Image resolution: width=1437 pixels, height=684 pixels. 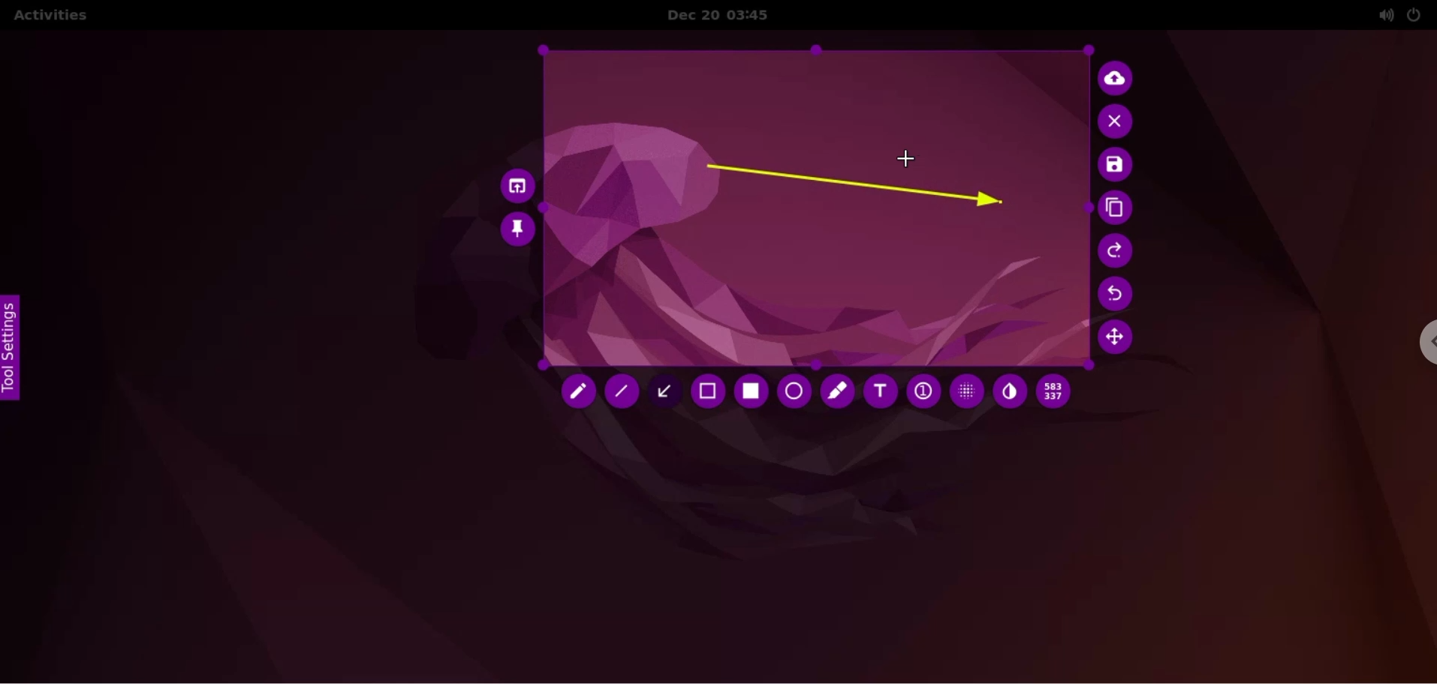 I want to click on pencil, so click(x=576, y=393).